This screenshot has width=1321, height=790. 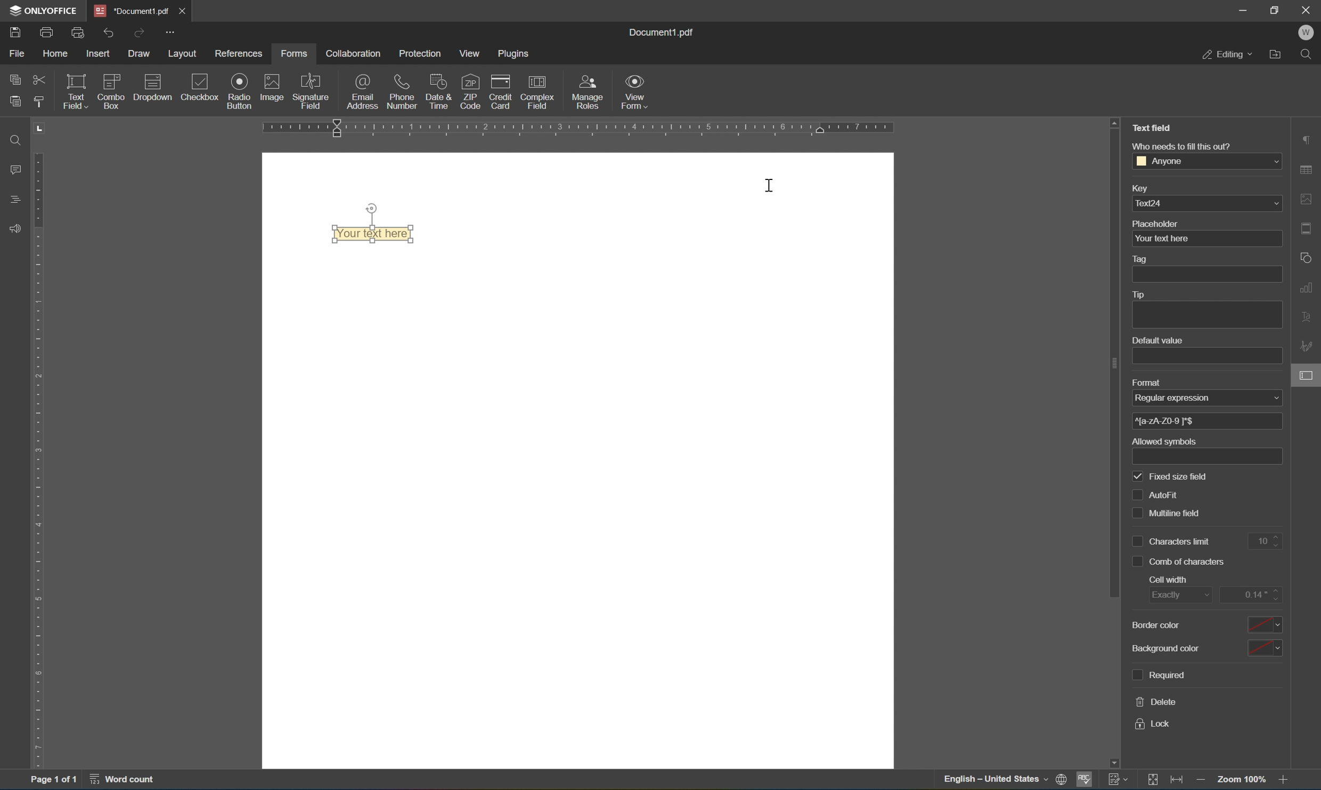 I want to click on quick print, so click(x=79, y=32).